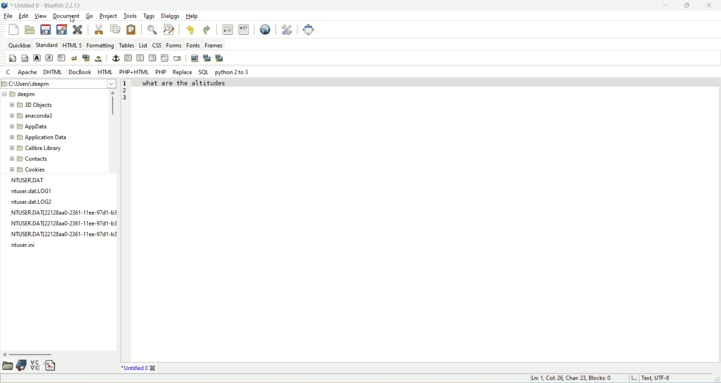 This screenshot has width=721, height=383. Describe the element at coordinates (140, 58) in the screenshot. I see `center` at that location.